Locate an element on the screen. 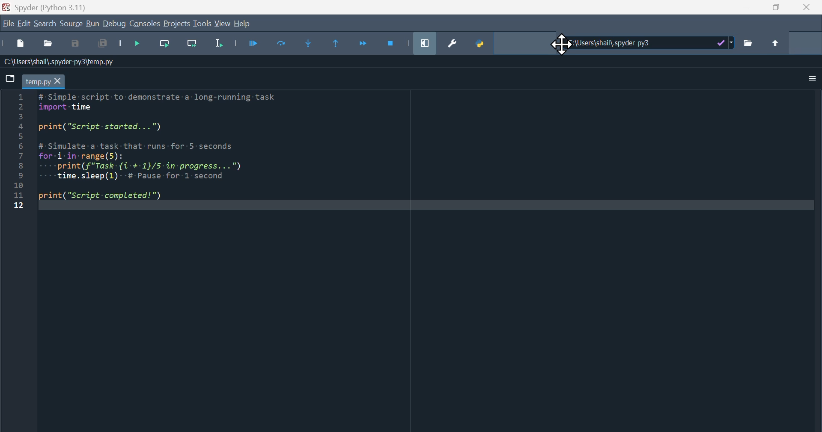 The image size is (822, 432). Python path manager is located at coordinates (483, 43).